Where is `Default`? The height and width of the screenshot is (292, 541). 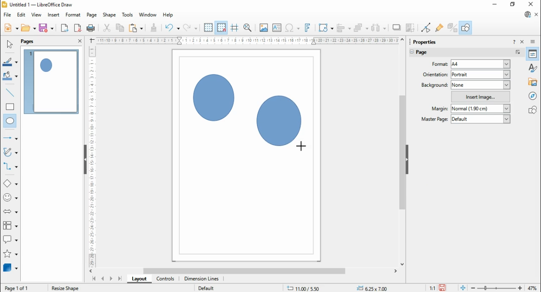
Default is located at coordinates (206, 287).